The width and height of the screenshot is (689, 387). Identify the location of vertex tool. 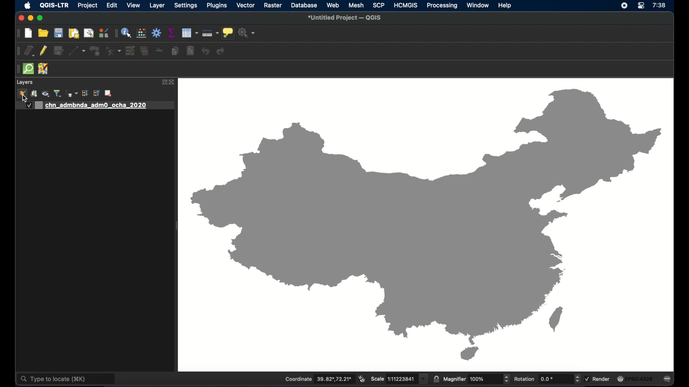
(113, 51).